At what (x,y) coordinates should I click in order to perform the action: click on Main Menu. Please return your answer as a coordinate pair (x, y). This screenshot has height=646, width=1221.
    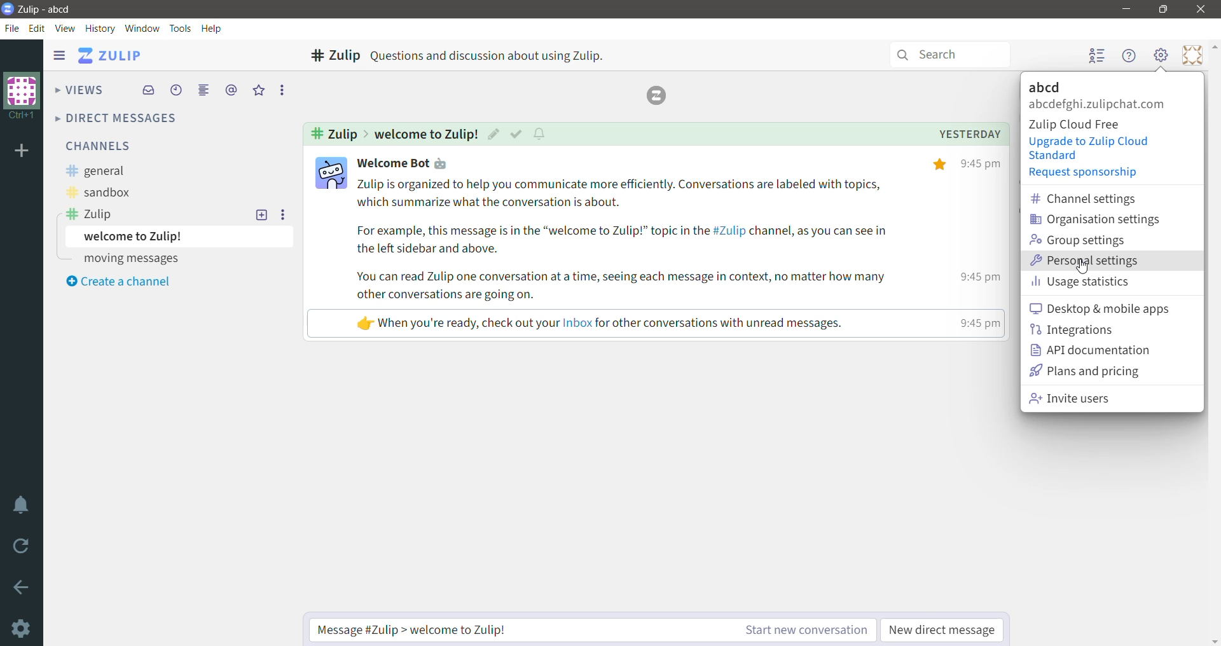
    Looking at the image, I should click on (1162, 55).